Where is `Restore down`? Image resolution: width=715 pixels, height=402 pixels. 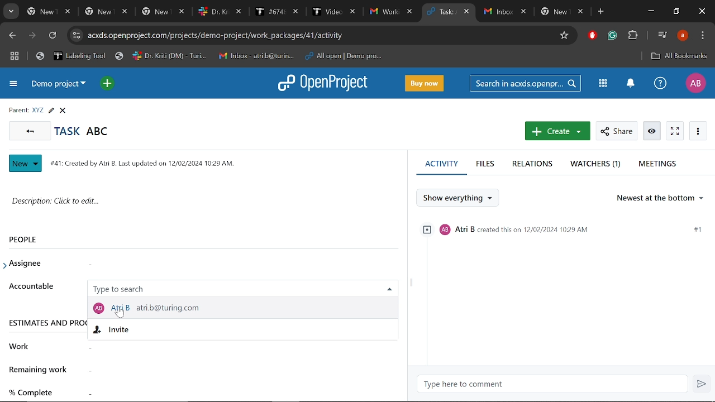
Restore down is located at coordinates (676, 11).